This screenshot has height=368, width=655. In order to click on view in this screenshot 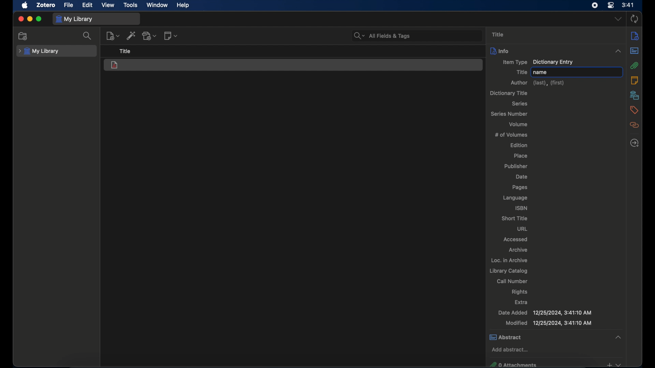, I will do `click(108, 5)`.